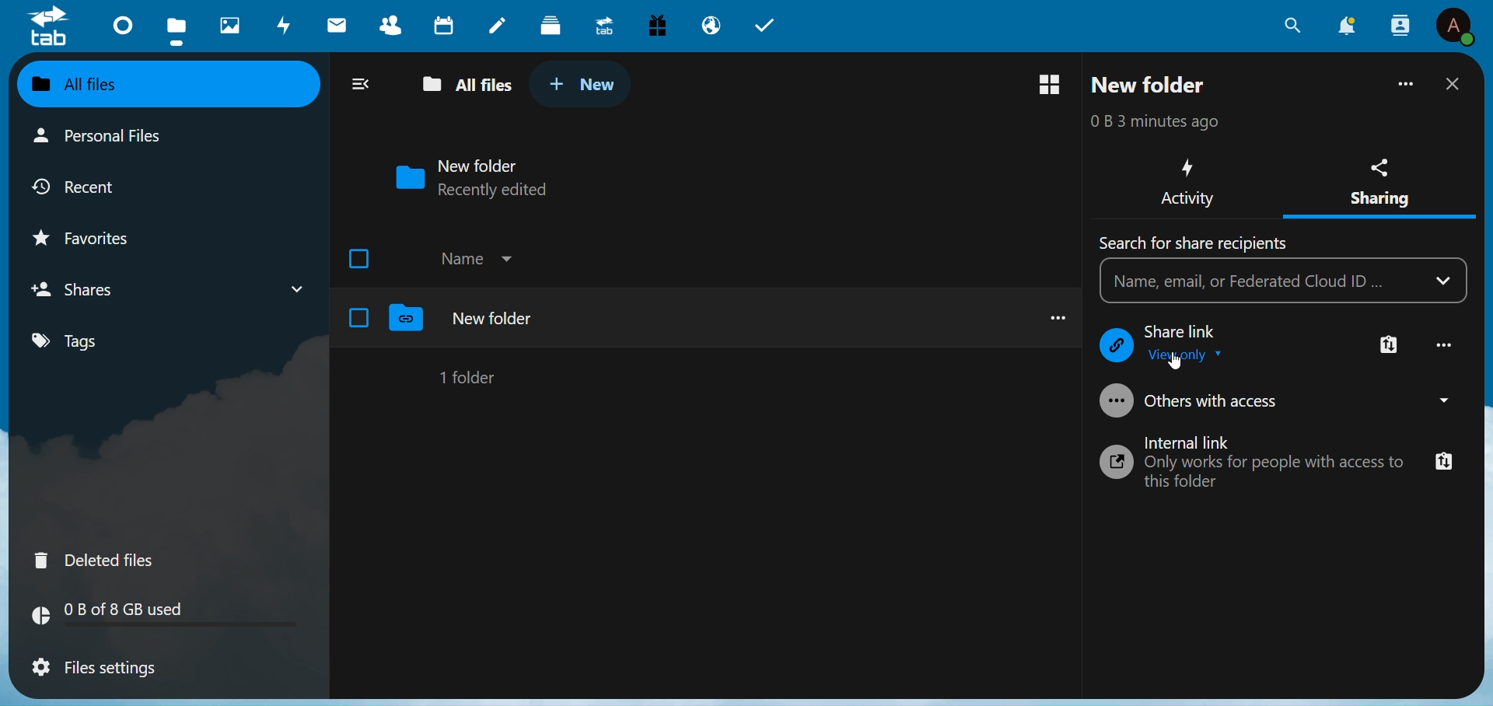 This screenshot has height=706, width=1493. Describe the element at coordinates (175, 28) in the screenshot. I see `Files` at that location.